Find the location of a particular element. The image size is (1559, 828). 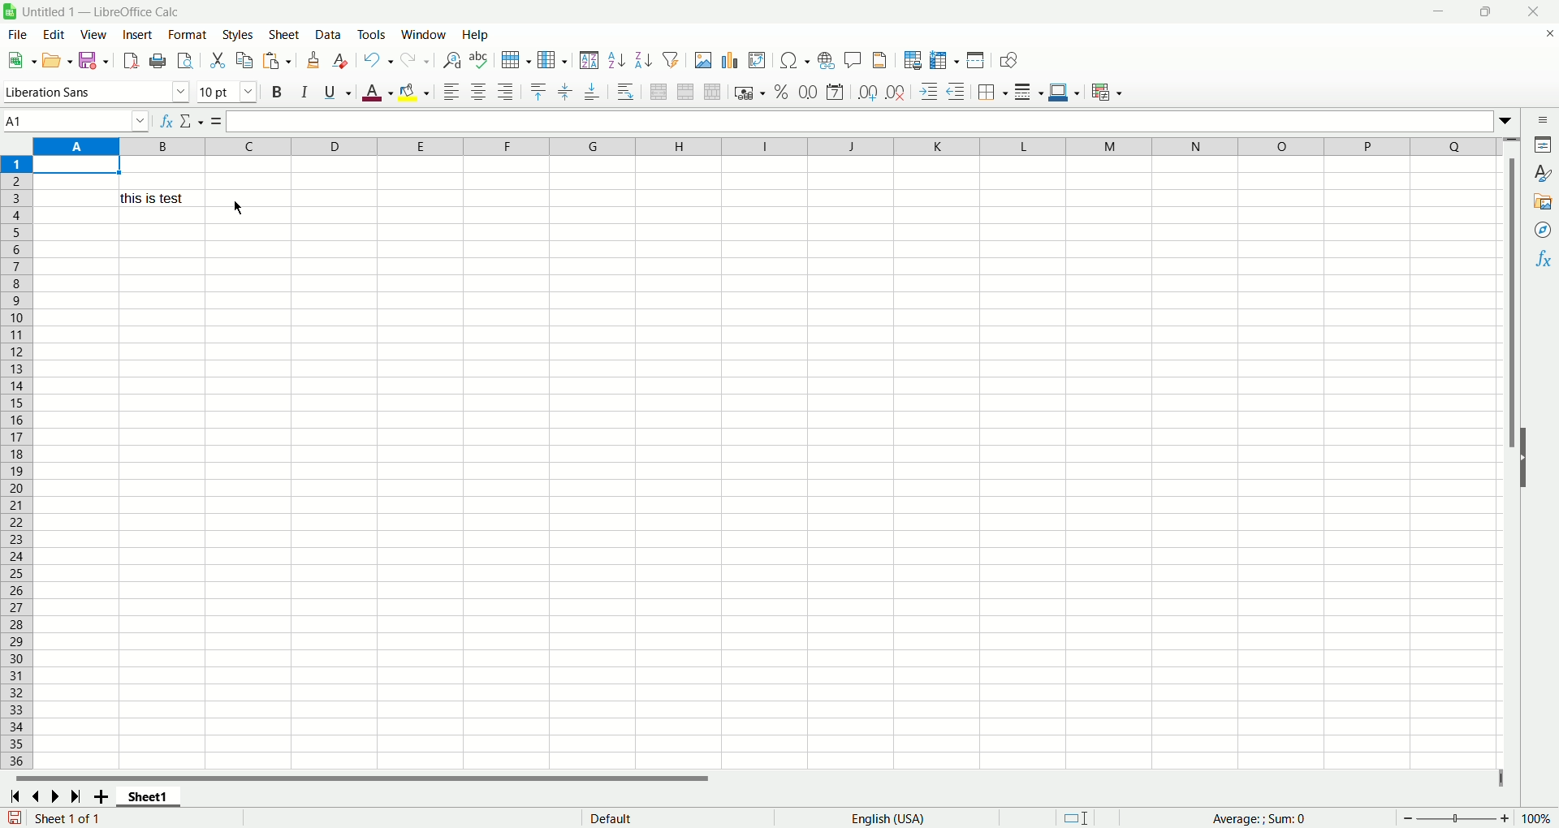

align center is located at coordinates (478, 90).